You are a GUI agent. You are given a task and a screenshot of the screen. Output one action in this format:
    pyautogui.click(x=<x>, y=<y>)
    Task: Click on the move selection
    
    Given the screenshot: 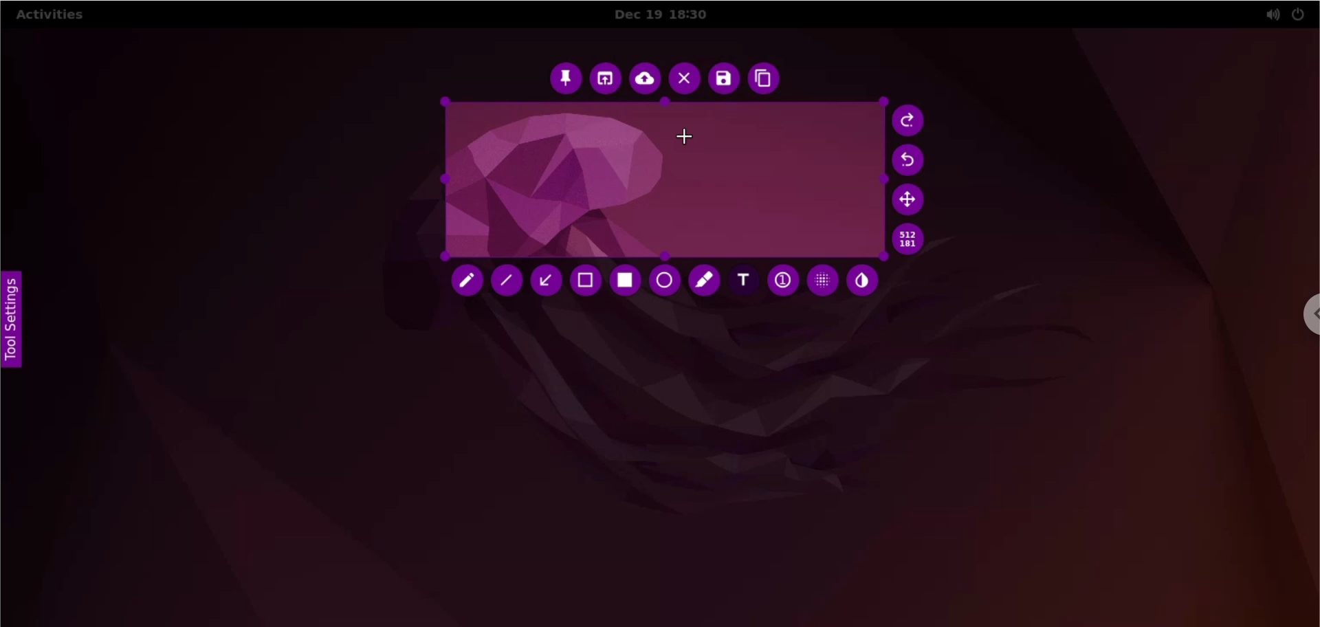 What is the action you would take?
    pyautogui.click(x=907, y=201)
    